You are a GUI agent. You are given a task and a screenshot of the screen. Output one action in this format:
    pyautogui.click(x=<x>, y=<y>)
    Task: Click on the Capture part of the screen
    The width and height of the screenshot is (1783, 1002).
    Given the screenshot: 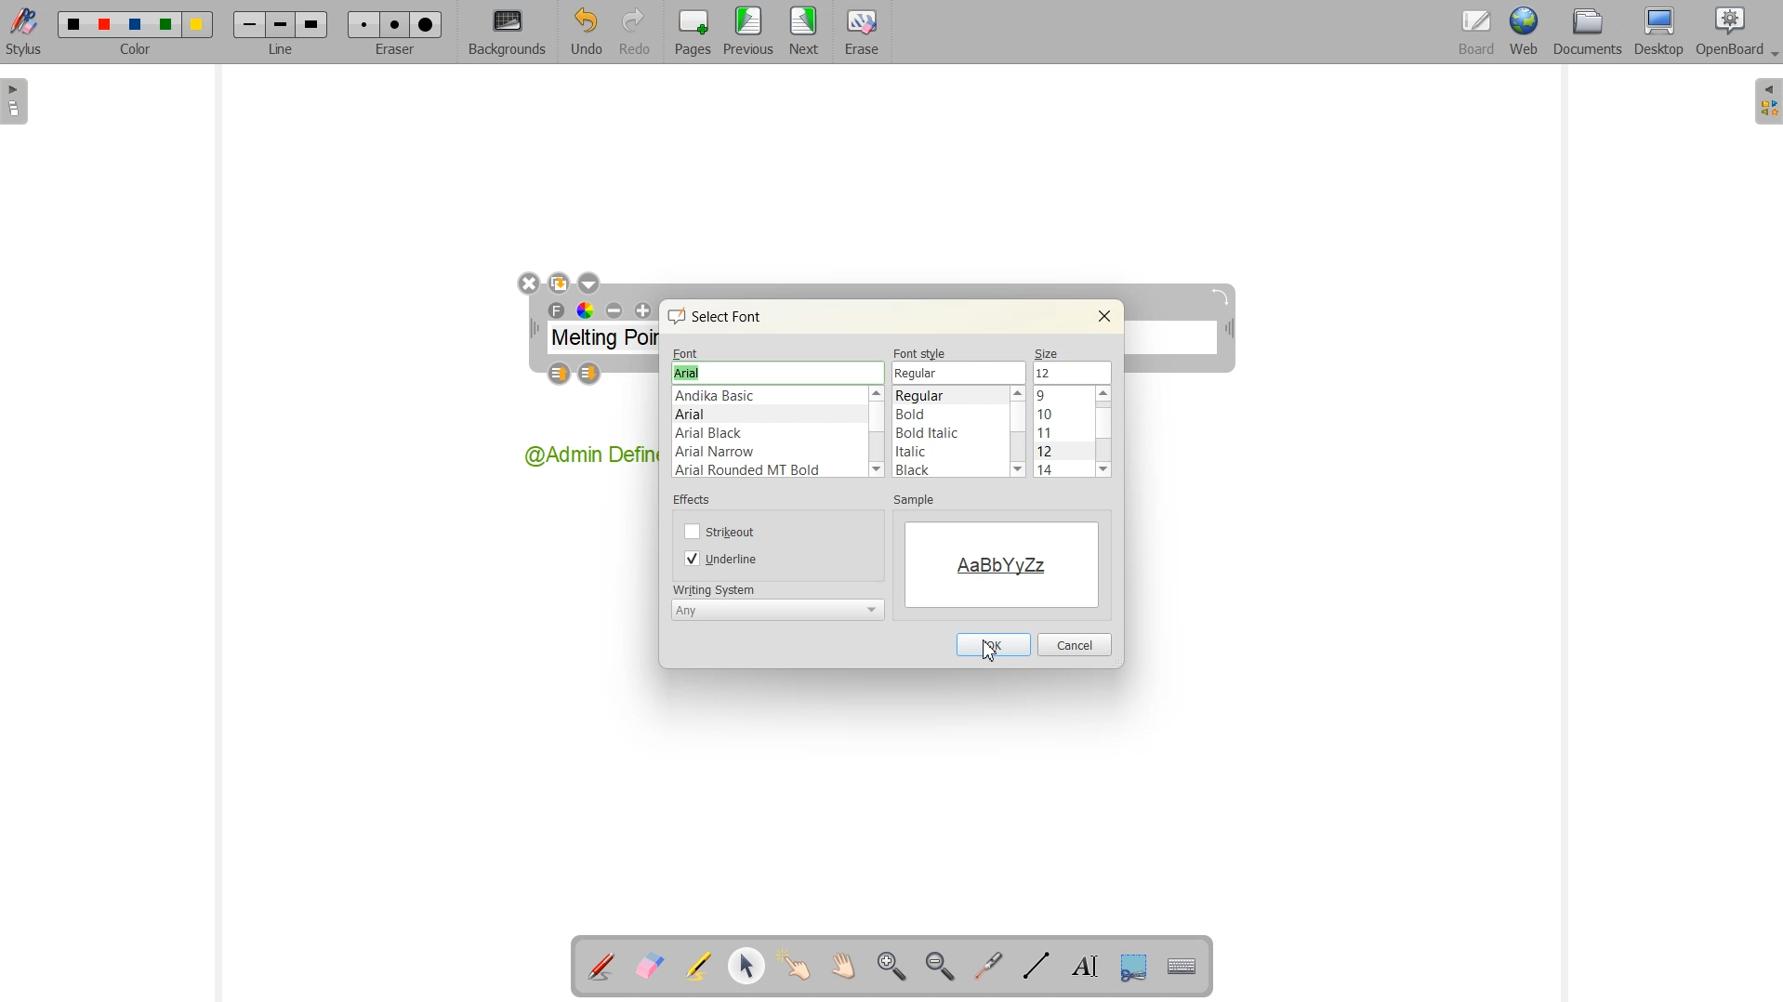 What is the action you would take?
    pyautogui.click(x=1130, y=965)
    